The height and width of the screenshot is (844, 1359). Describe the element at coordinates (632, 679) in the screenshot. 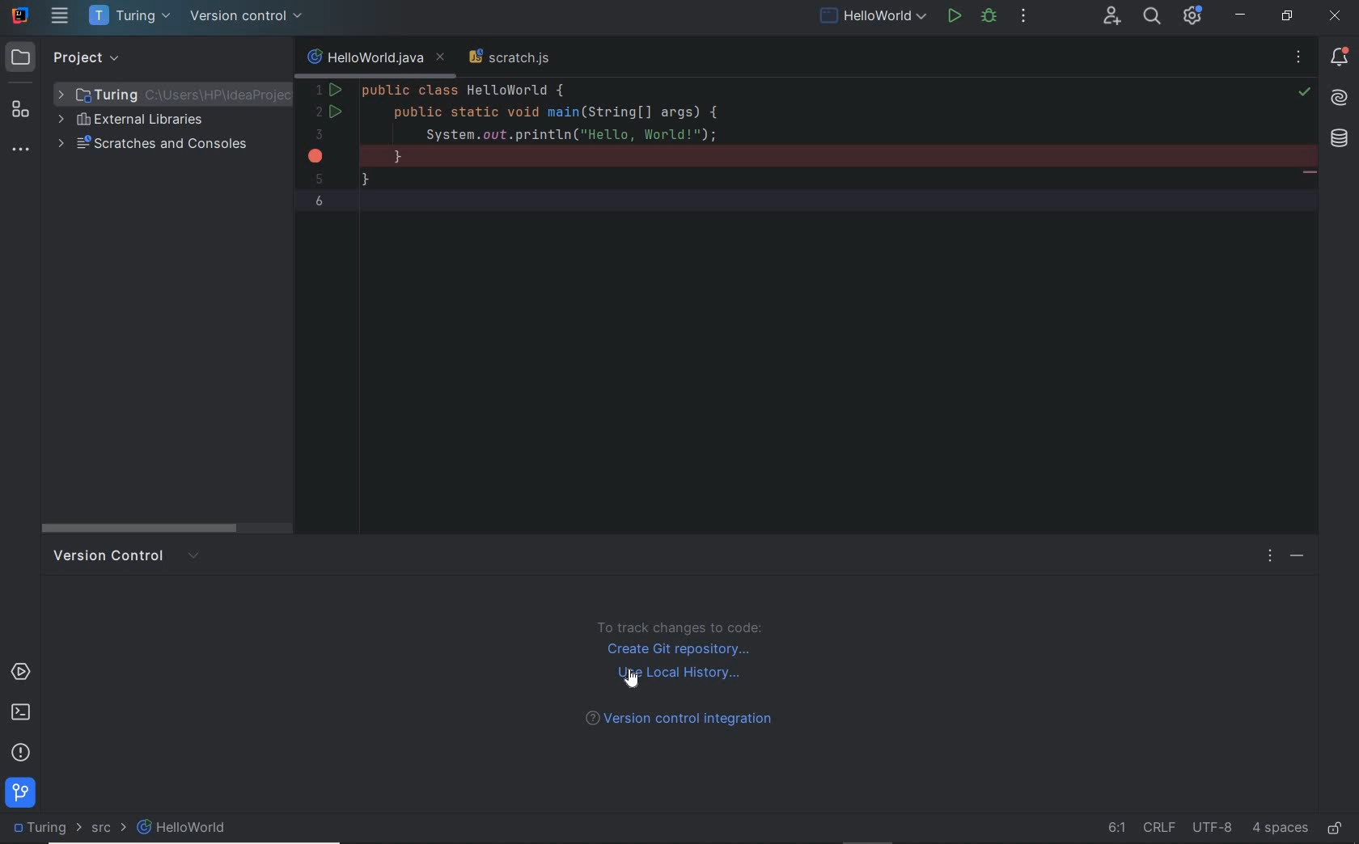

I see `cursor` at that location.